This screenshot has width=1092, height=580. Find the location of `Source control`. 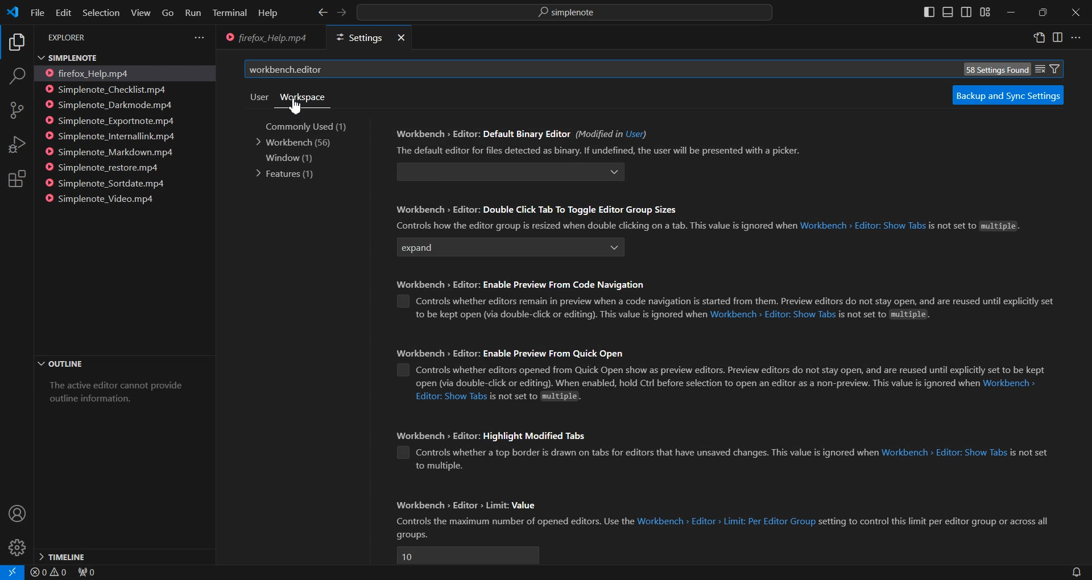

Source control is located at coordinates (16, 110).